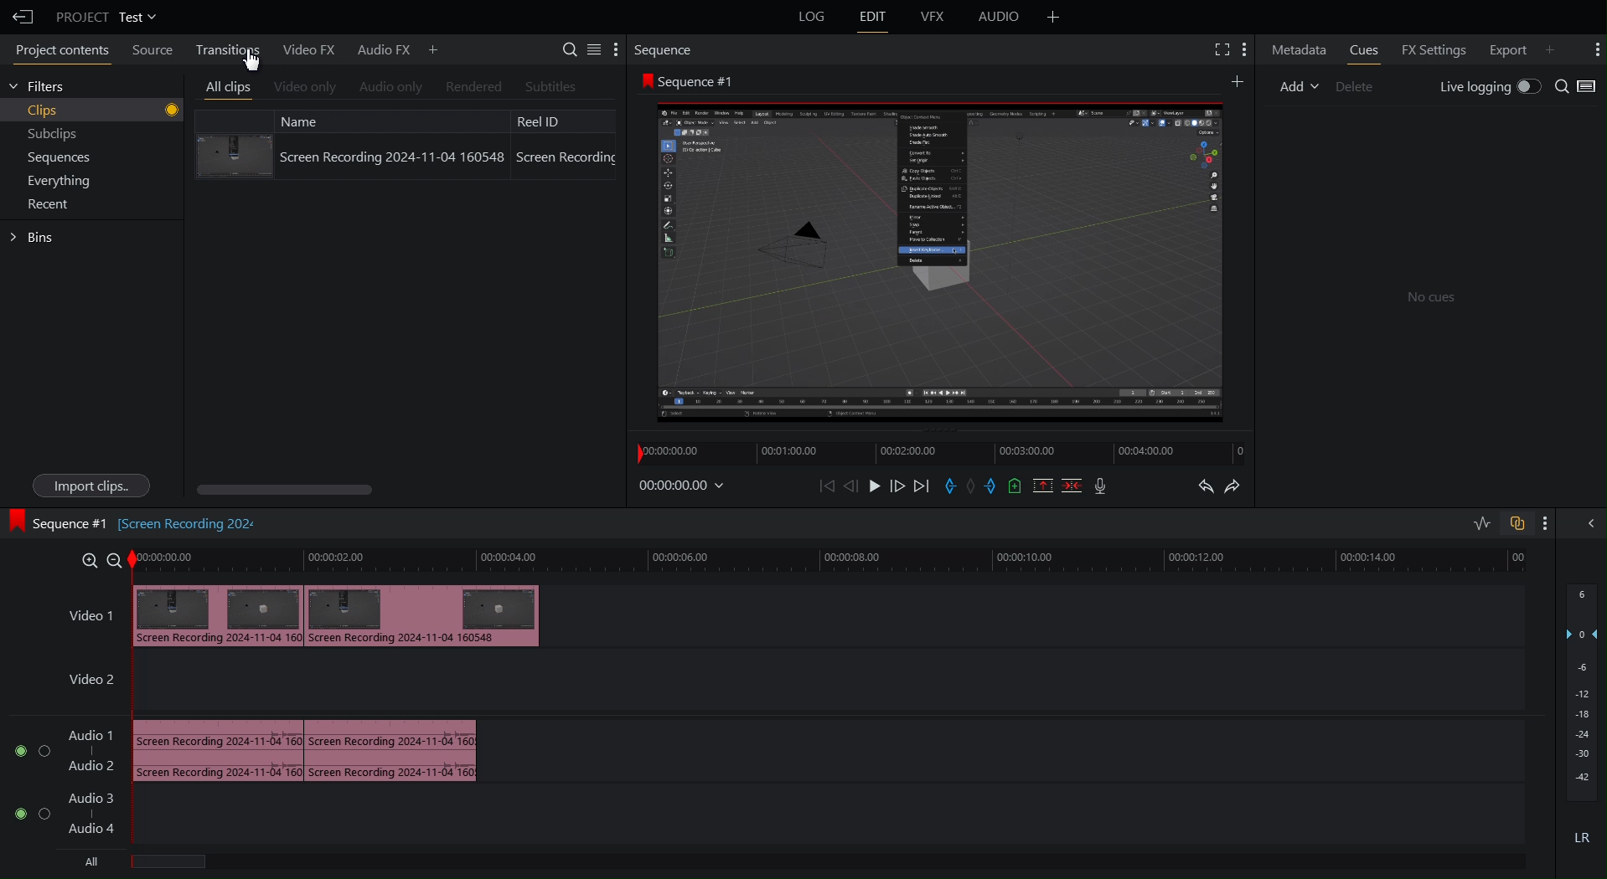  I want to click on Edit, so click(876, 18).